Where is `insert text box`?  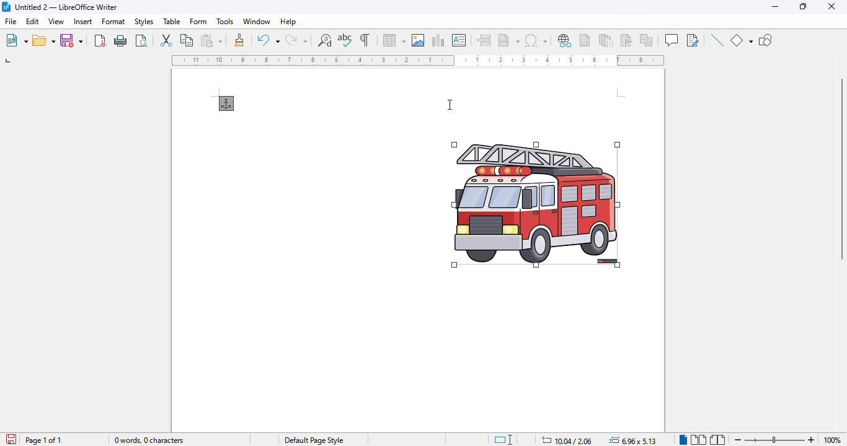 insert text box is located at coordinates (459, 40).